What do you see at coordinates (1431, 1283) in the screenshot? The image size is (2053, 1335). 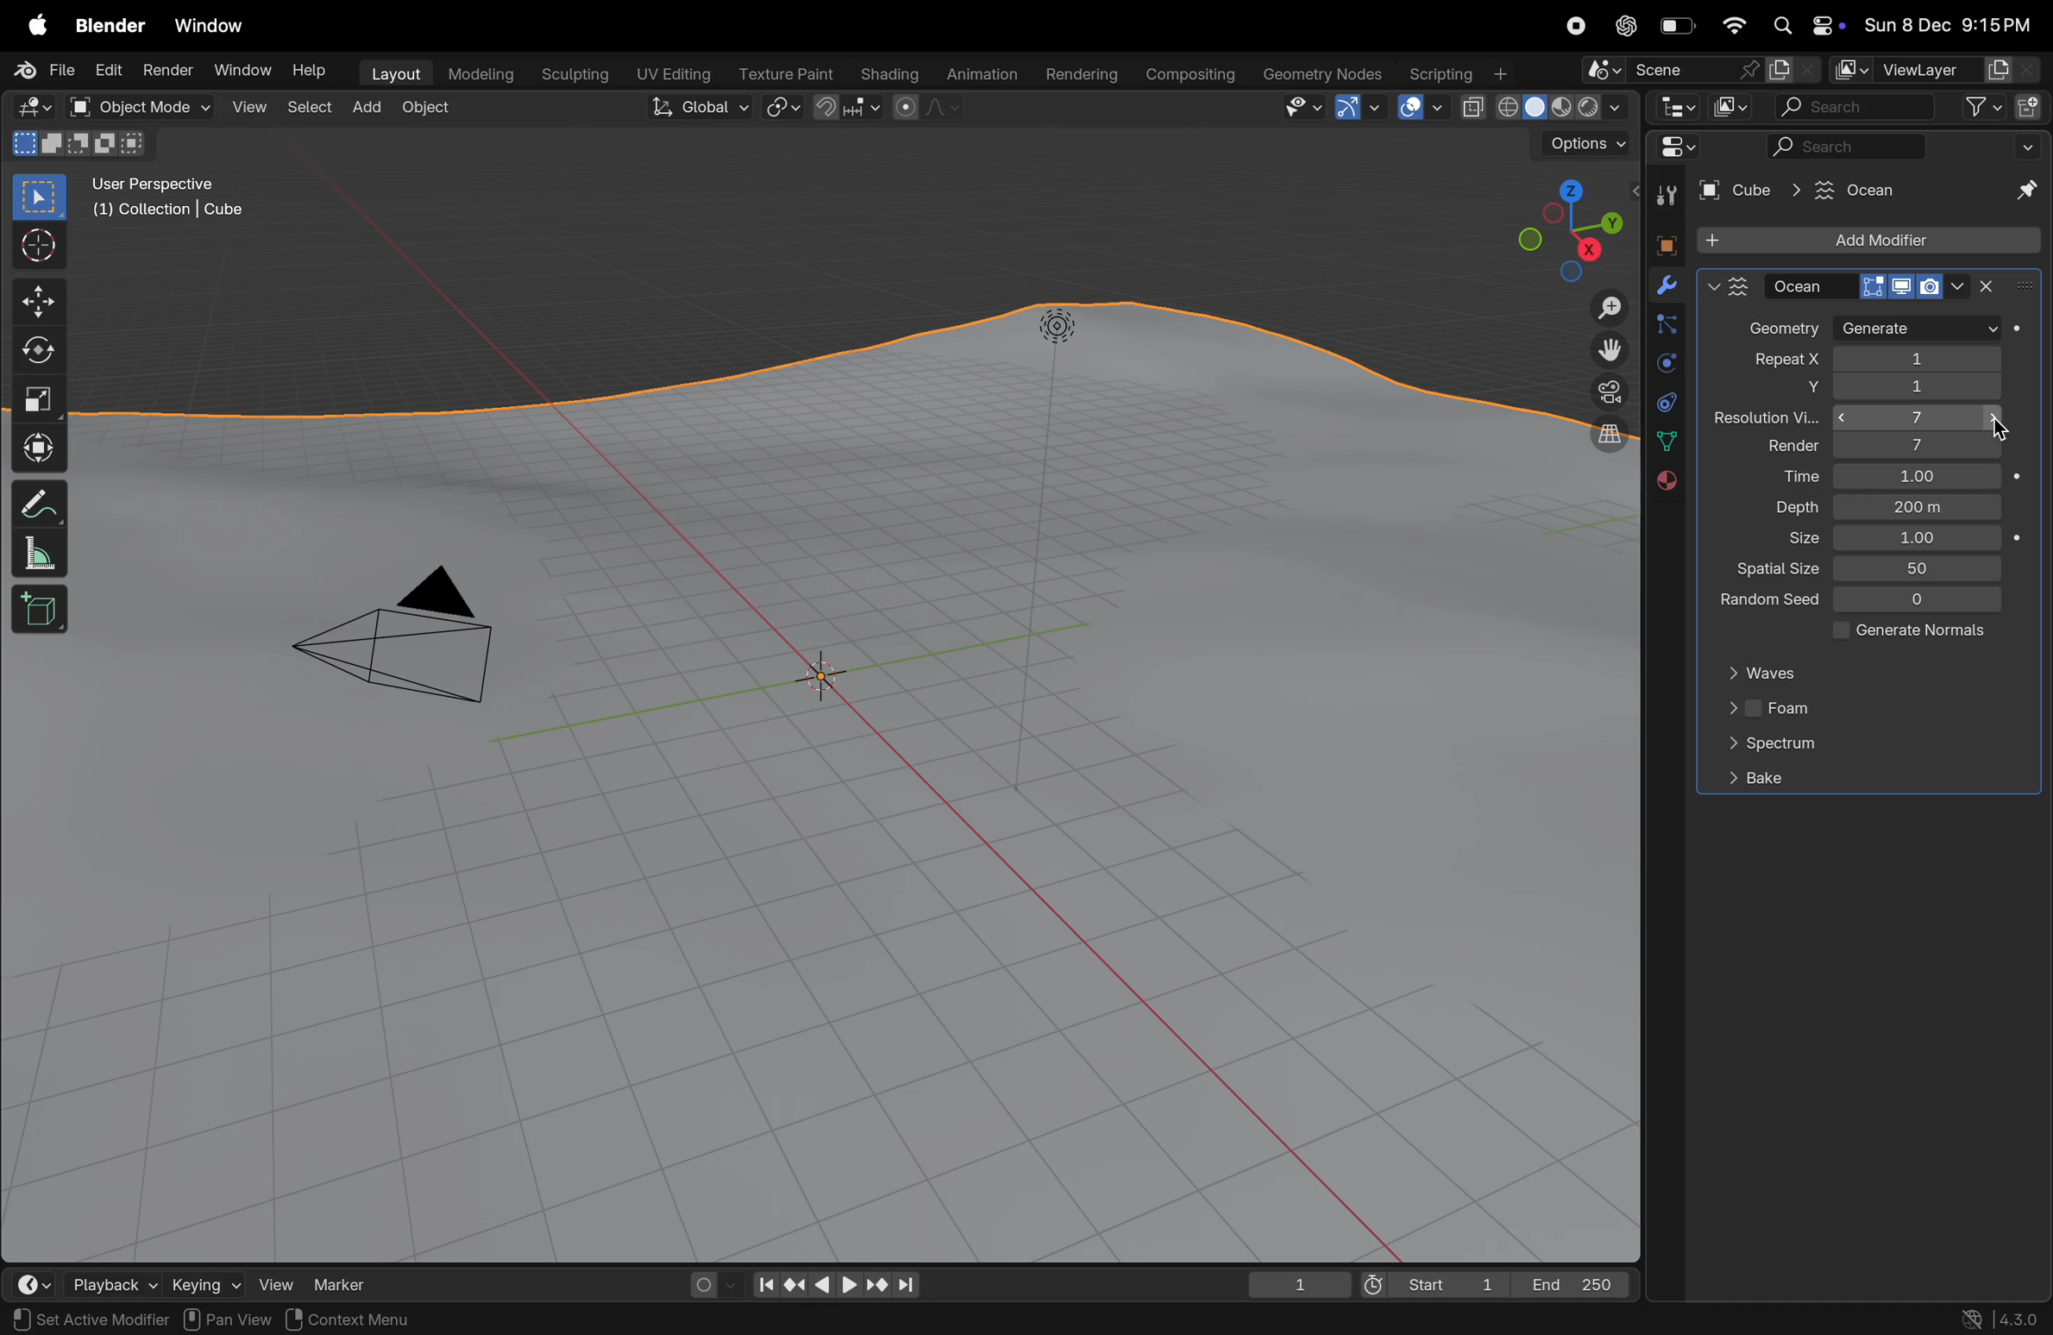 I see `Start 1` at bounding box center [1431, 1283].